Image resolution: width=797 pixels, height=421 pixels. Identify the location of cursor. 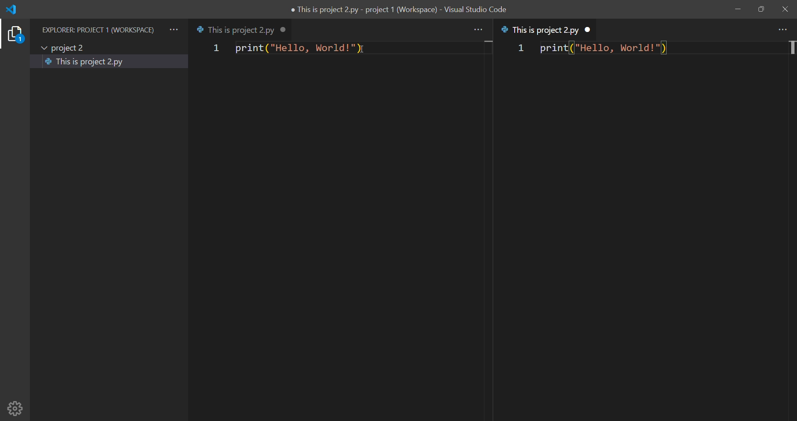
(365, 50).